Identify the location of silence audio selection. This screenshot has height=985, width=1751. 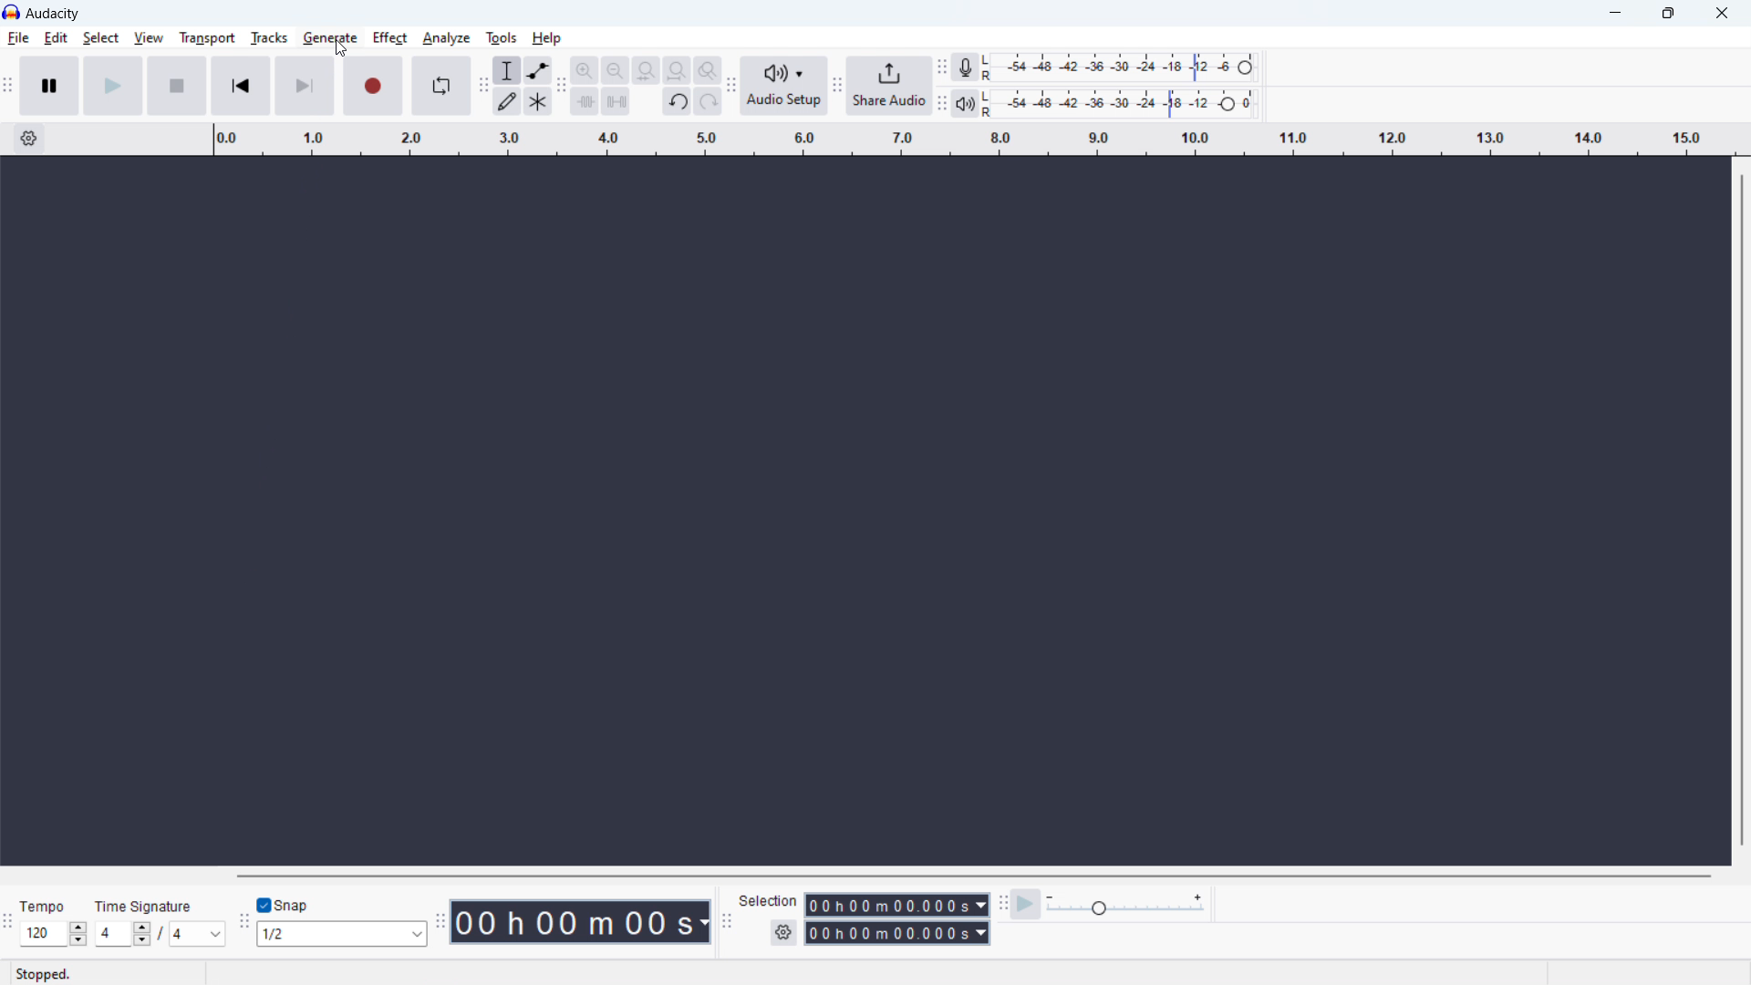
(616, 100).